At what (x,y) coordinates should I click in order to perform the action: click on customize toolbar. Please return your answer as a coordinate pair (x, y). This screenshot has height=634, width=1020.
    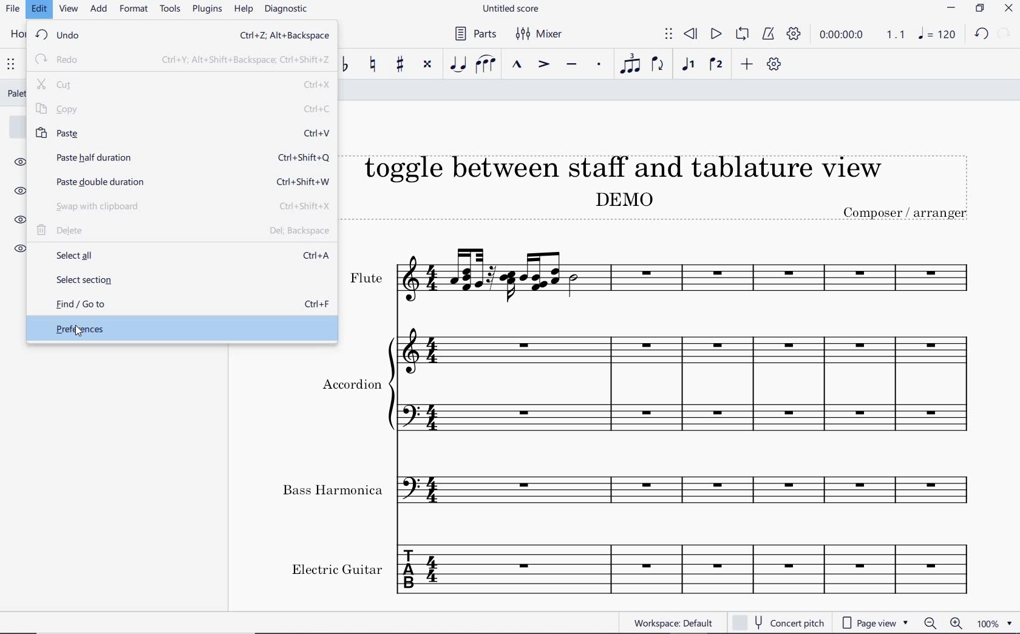
    Looking at the image, I should click on (776, 66).